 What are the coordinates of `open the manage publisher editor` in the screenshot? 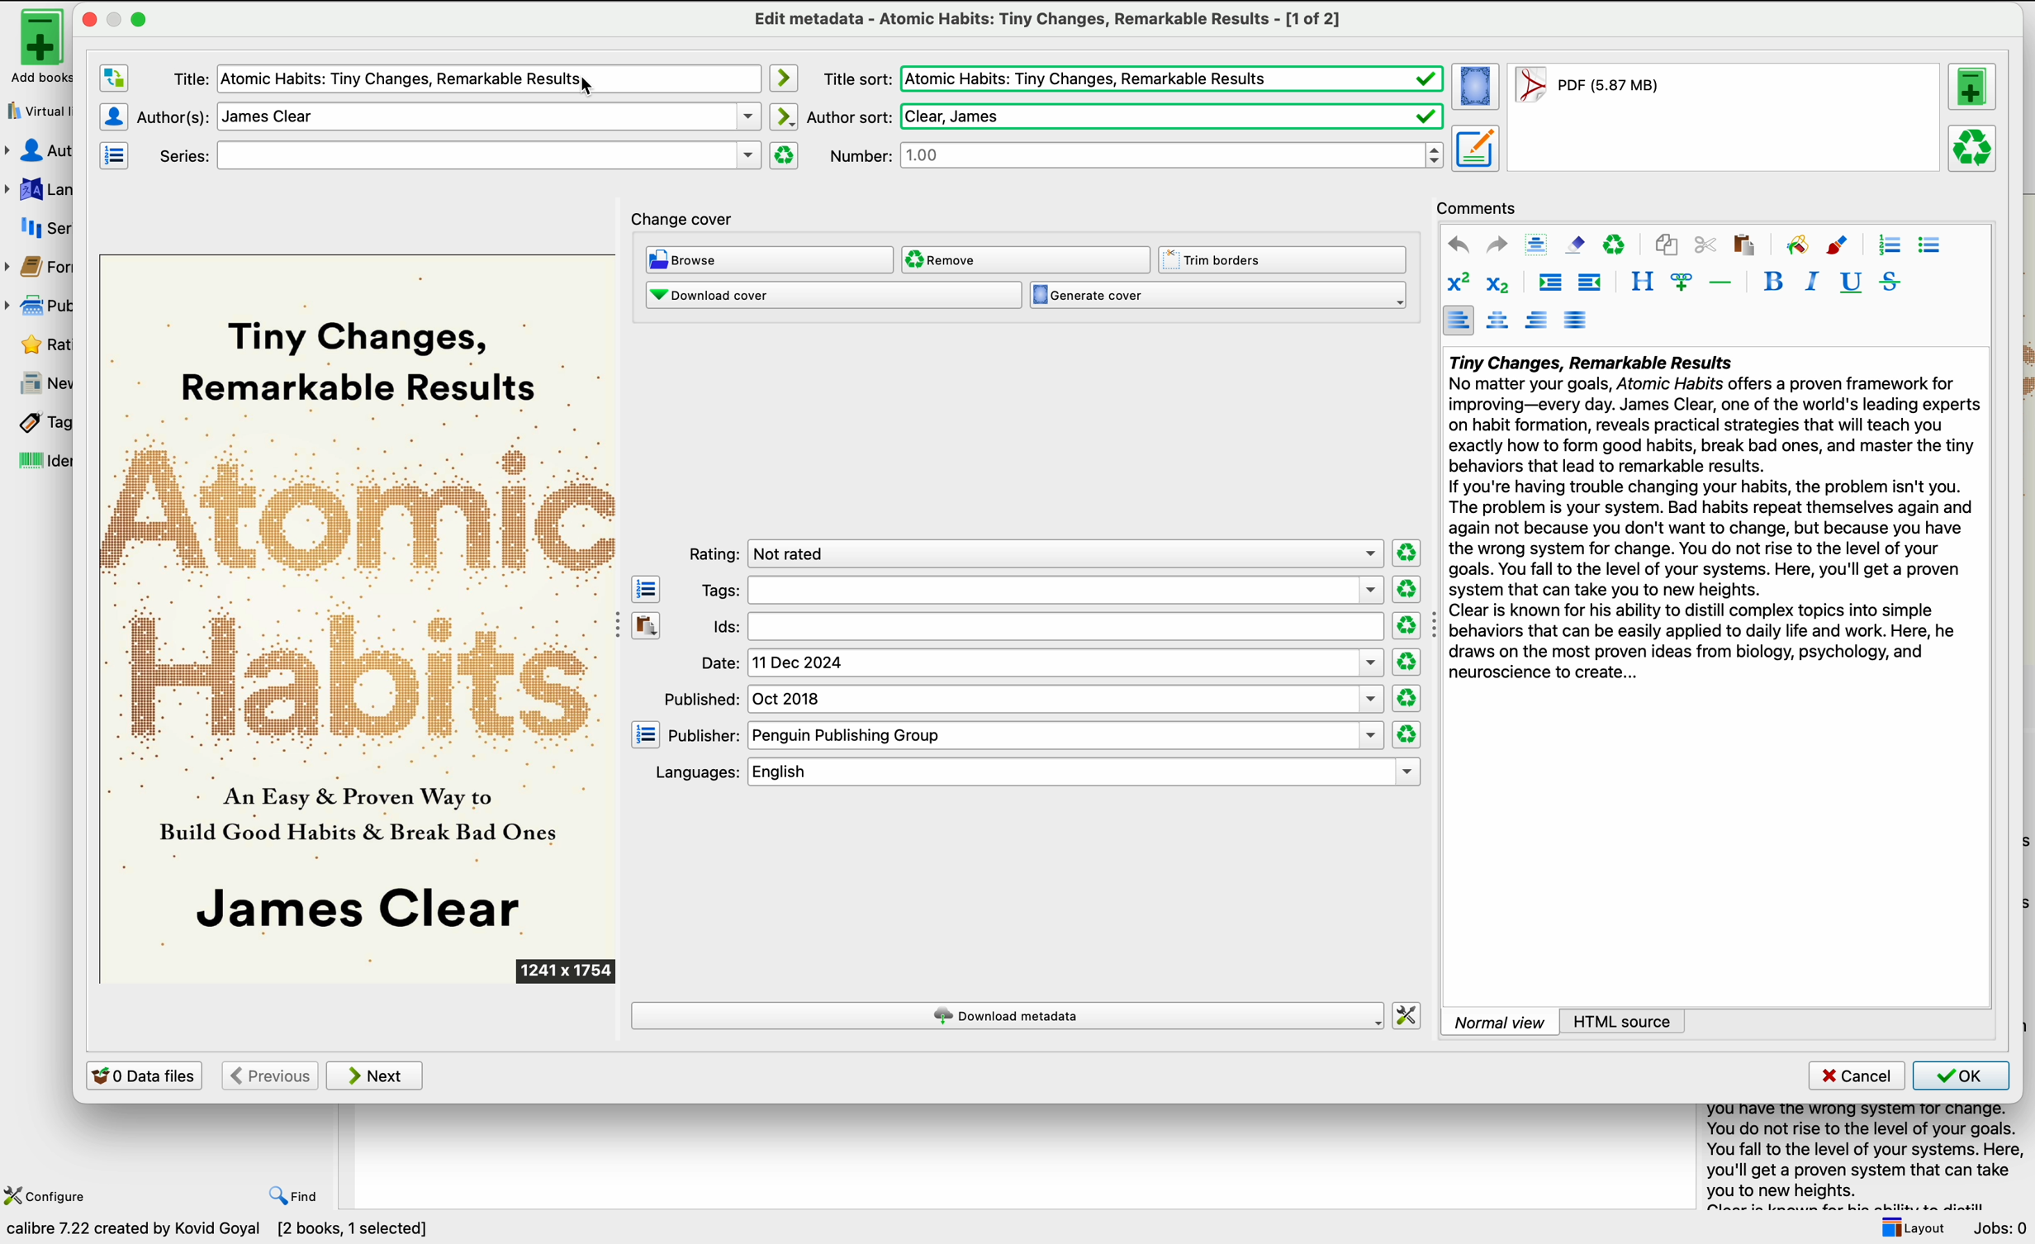 It's located at (646, 734).